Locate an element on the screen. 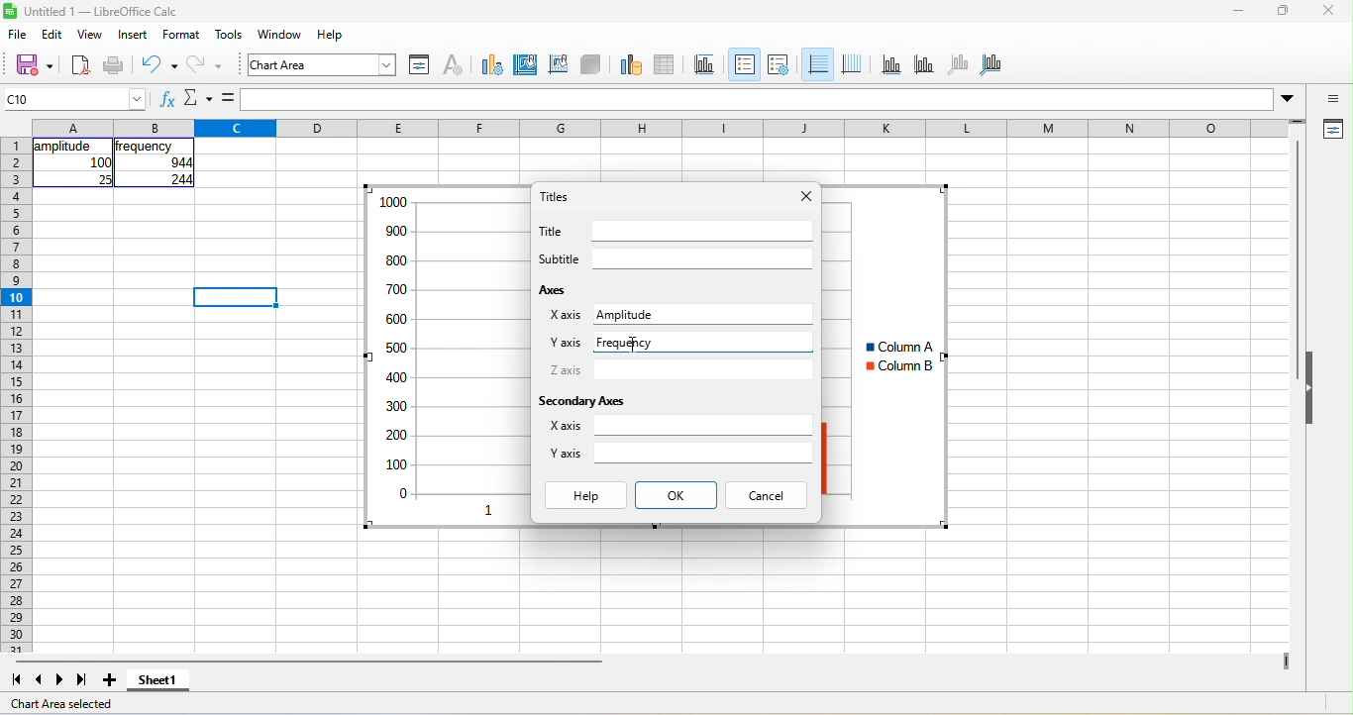 The height and width of the screenshot is (715, 1353). vertical grids is located at coordinates (852, 65).